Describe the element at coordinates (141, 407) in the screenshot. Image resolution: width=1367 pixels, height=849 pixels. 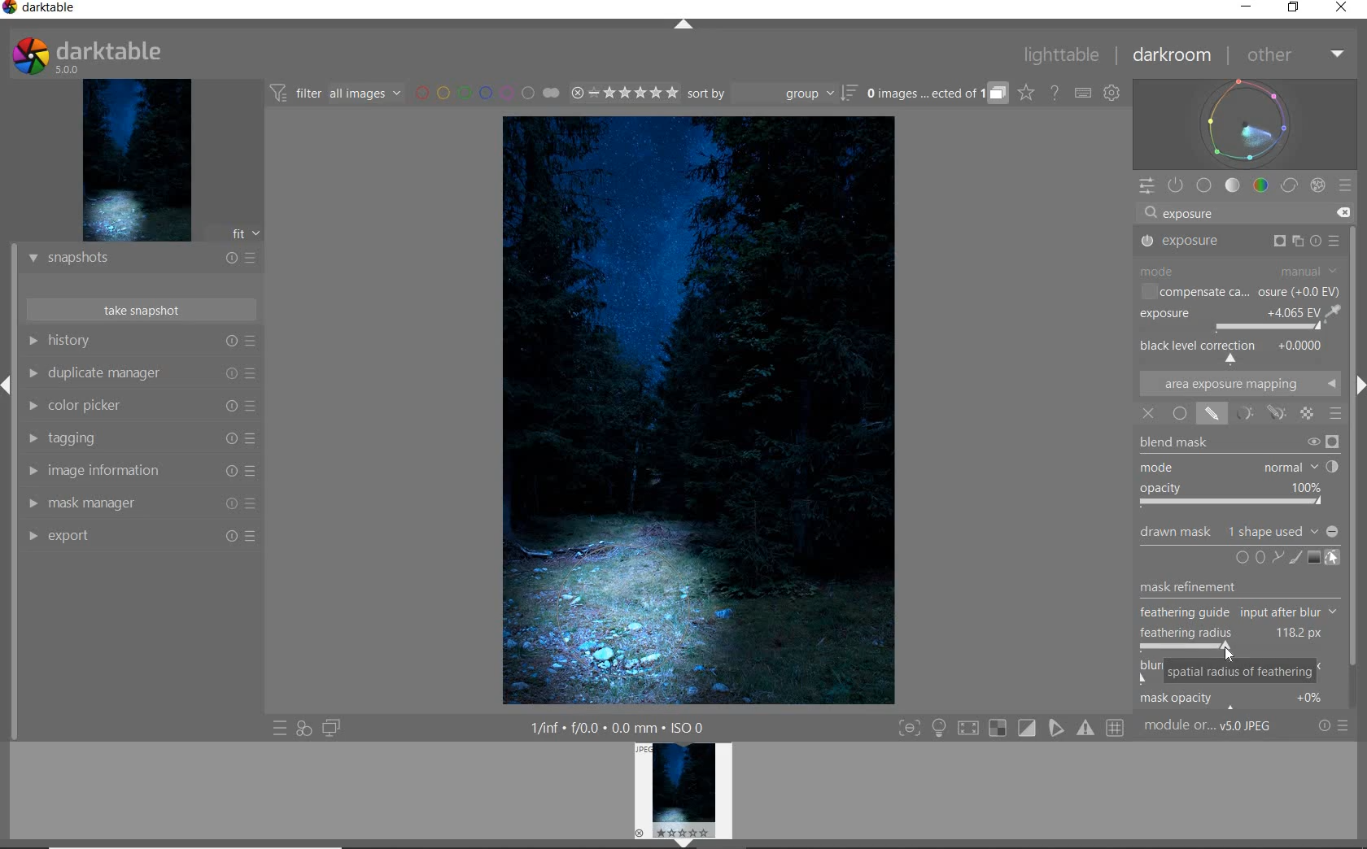
I see `COLOR PICKER` at that location.